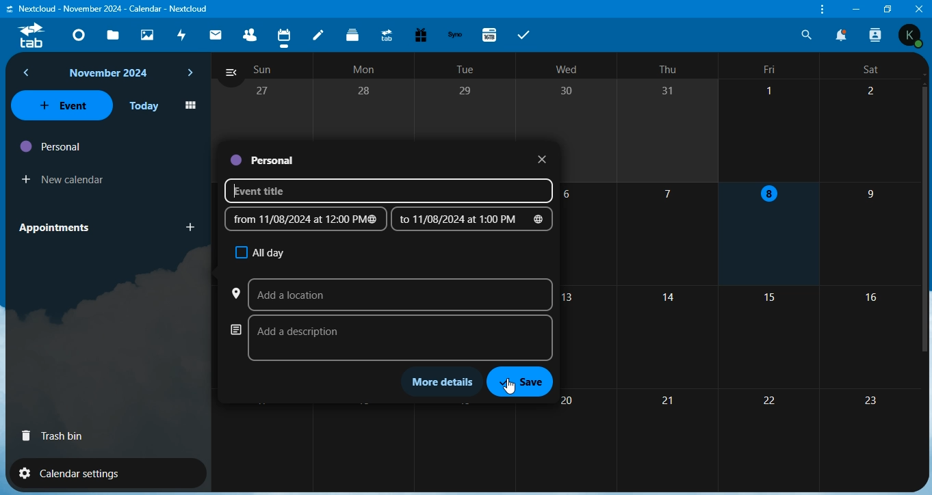  I want to click on personal, so click(263, 160).